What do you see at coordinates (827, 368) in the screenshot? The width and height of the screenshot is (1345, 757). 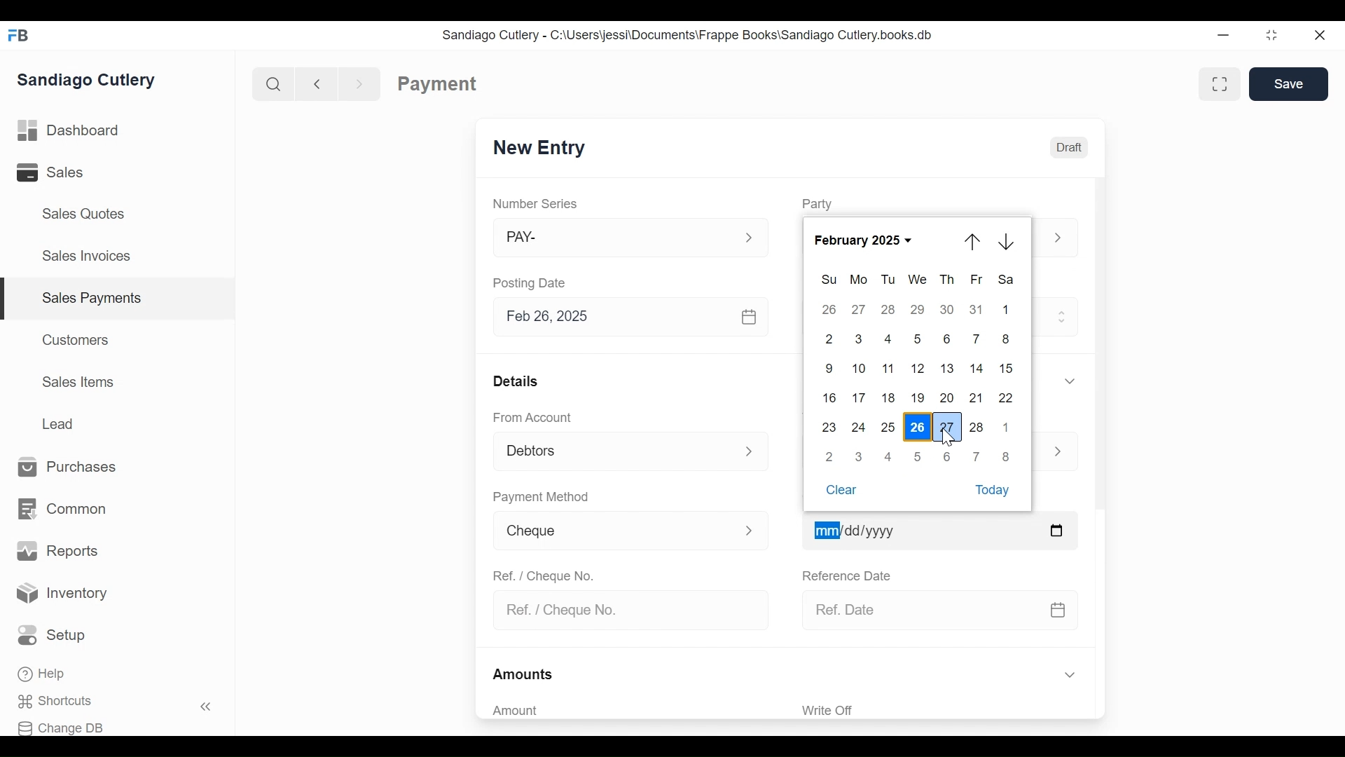 I see `9` at bounding box center [827, 368].